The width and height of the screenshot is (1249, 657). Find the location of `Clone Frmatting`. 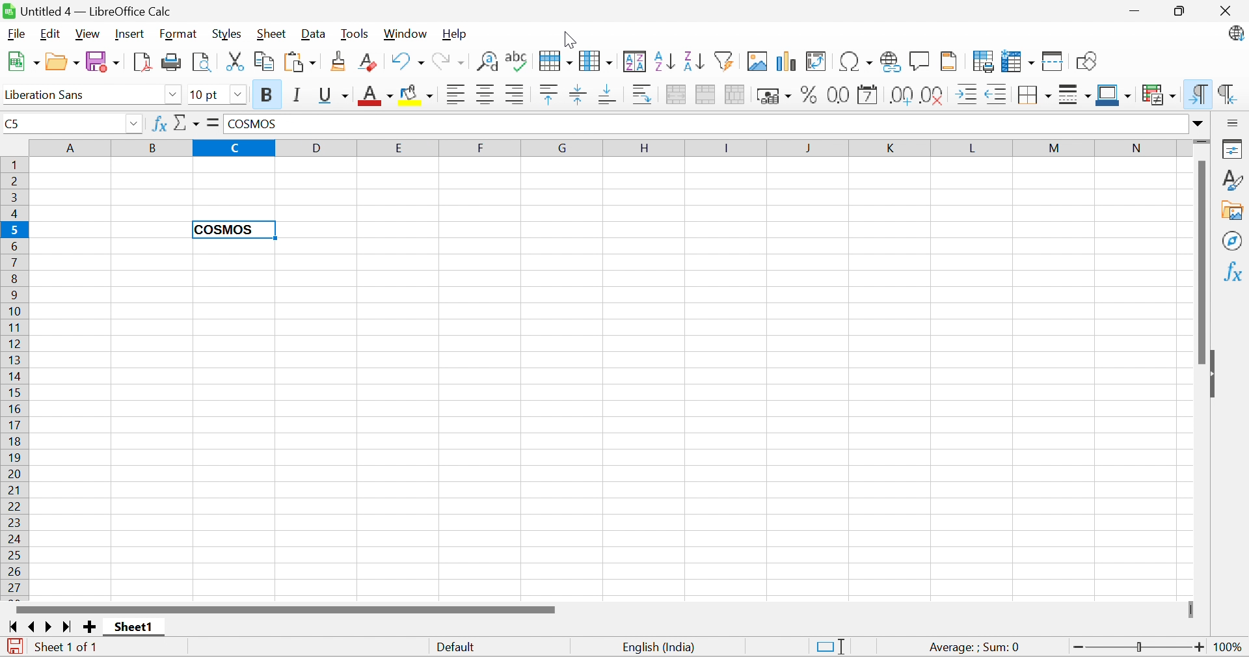

Clone Frmatting is located at coordinates (340, 60).